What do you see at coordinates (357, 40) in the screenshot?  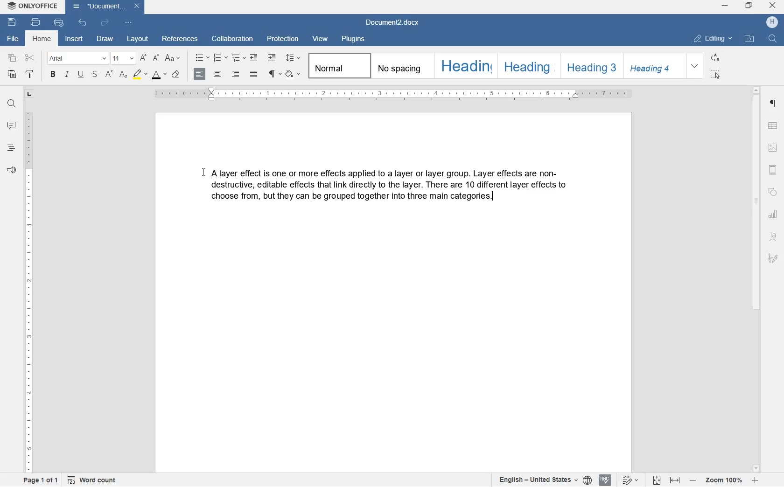 I see `plugins` at bounding box center [357, 40].